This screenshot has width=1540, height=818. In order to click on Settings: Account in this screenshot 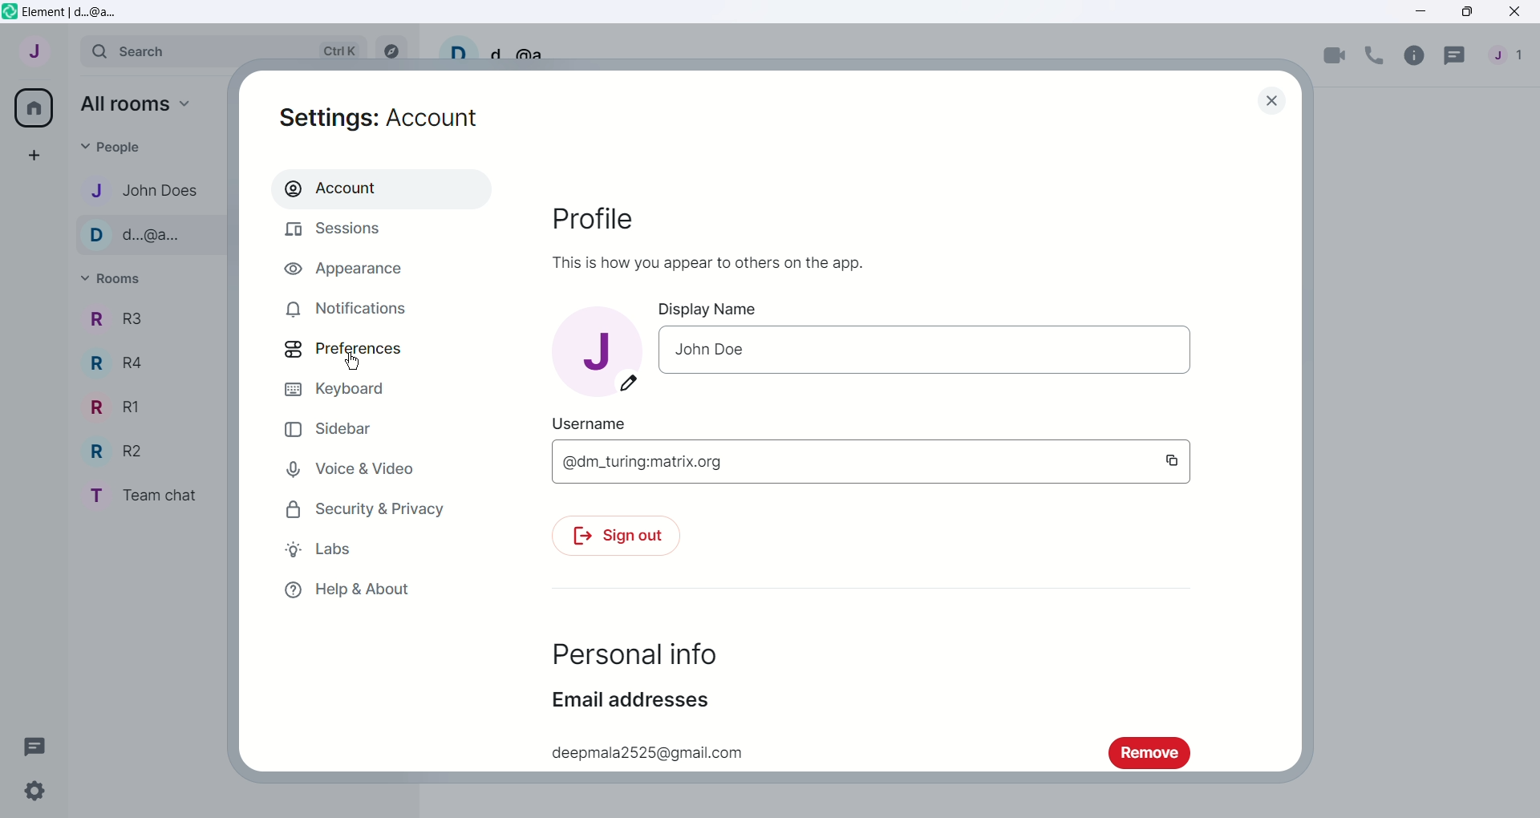, I will do `click(379, 119)`.